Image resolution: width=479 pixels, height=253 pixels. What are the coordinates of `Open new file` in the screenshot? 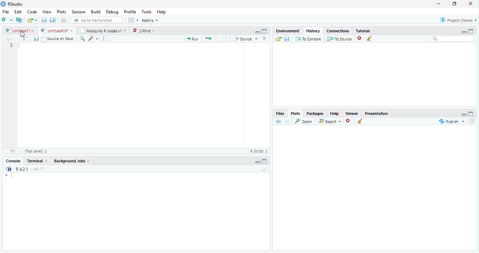 It's located at (7, 20).